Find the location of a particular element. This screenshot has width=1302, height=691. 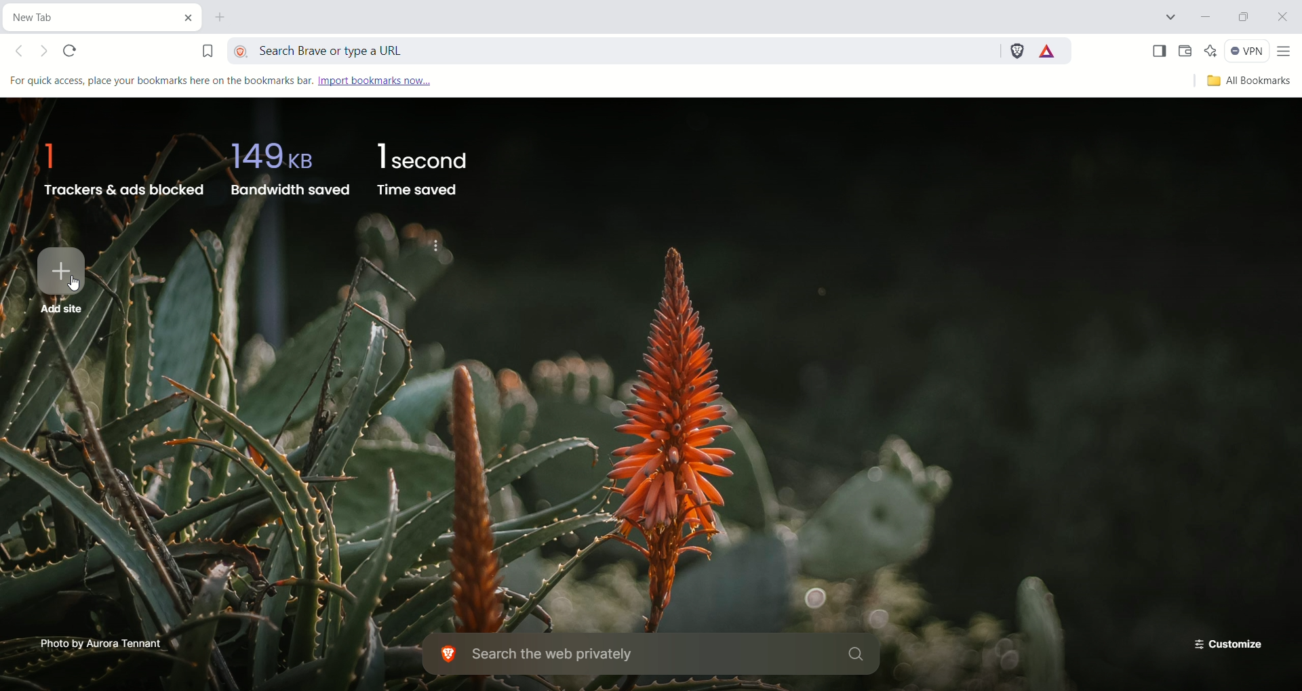

import bookmarks now is located at coordinates (389, 80).